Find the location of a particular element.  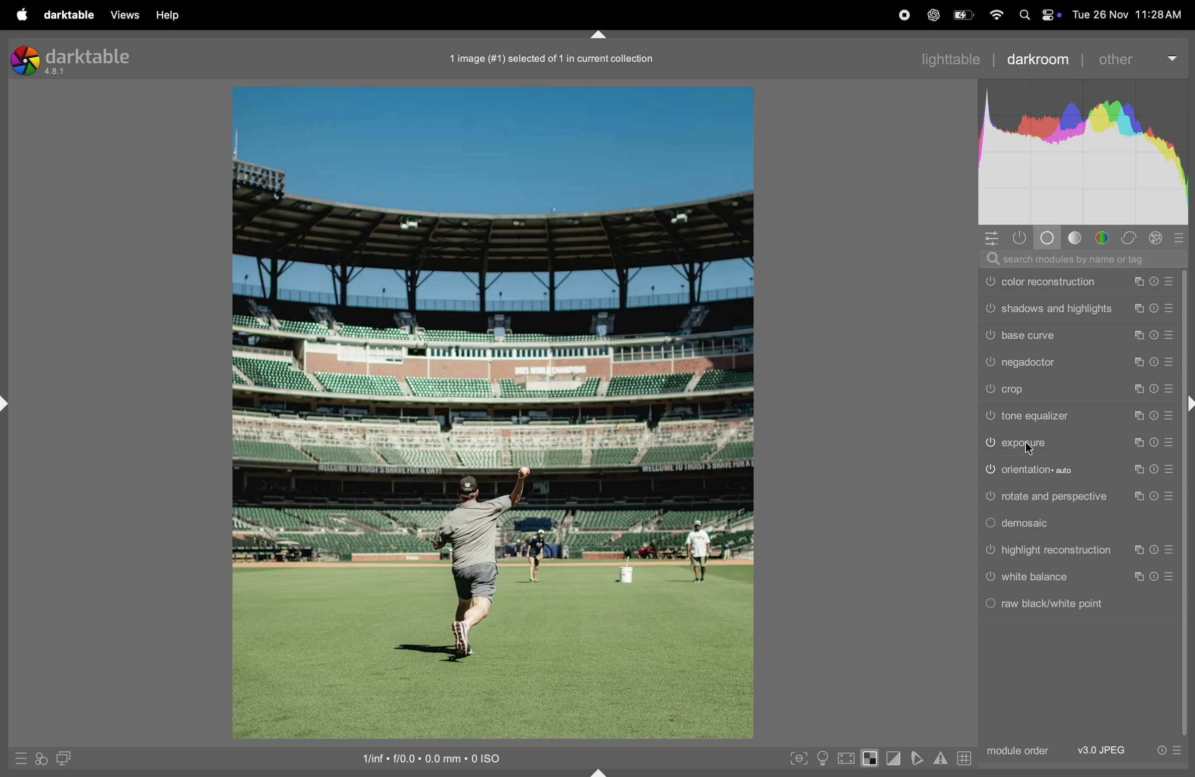

Presets  is located at coordinates (1170, 335).